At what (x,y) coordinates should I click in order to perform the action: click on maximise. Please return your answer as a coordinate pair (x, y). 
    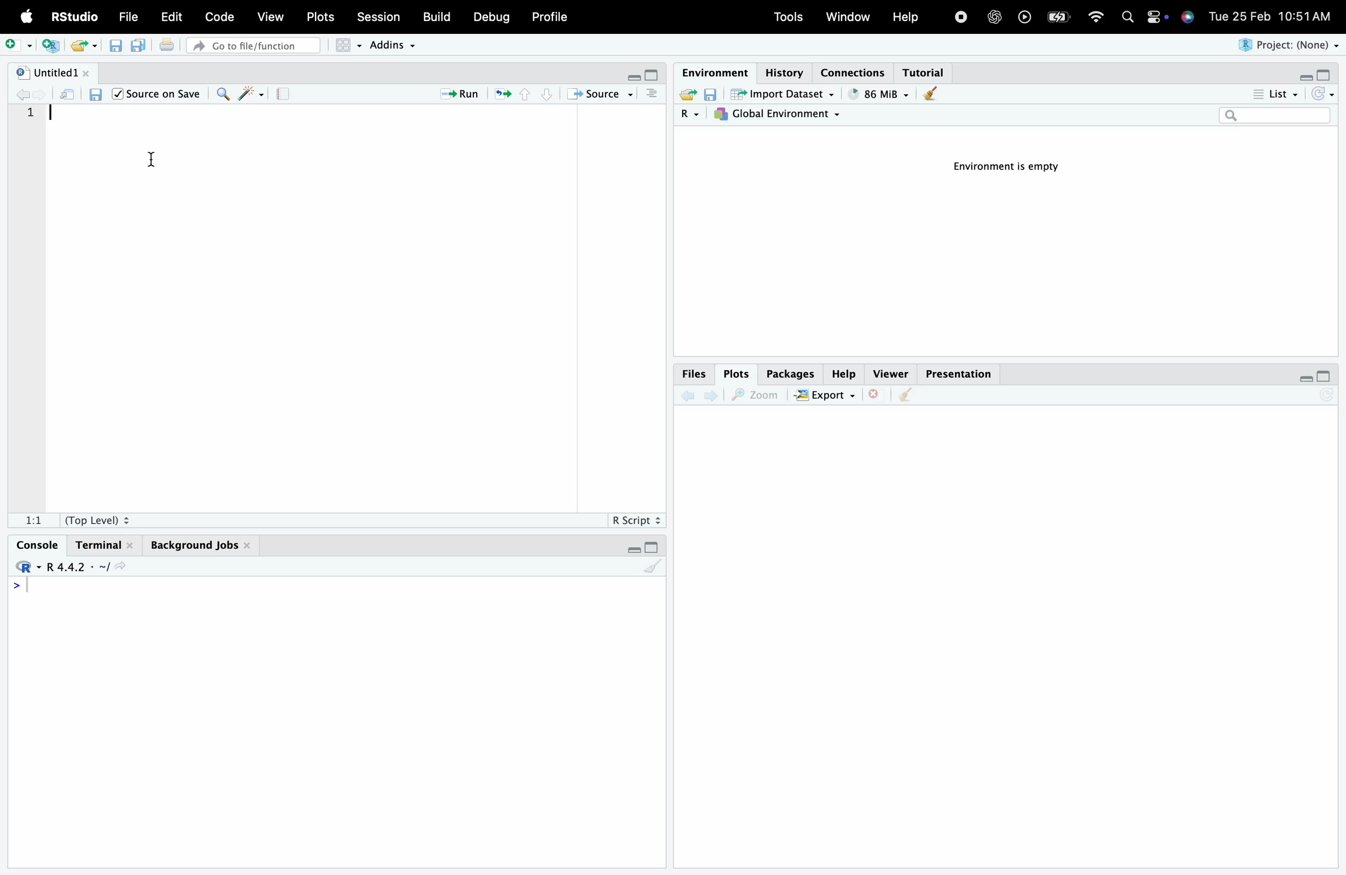
    Looking at the image, I should click on (1326, 375).